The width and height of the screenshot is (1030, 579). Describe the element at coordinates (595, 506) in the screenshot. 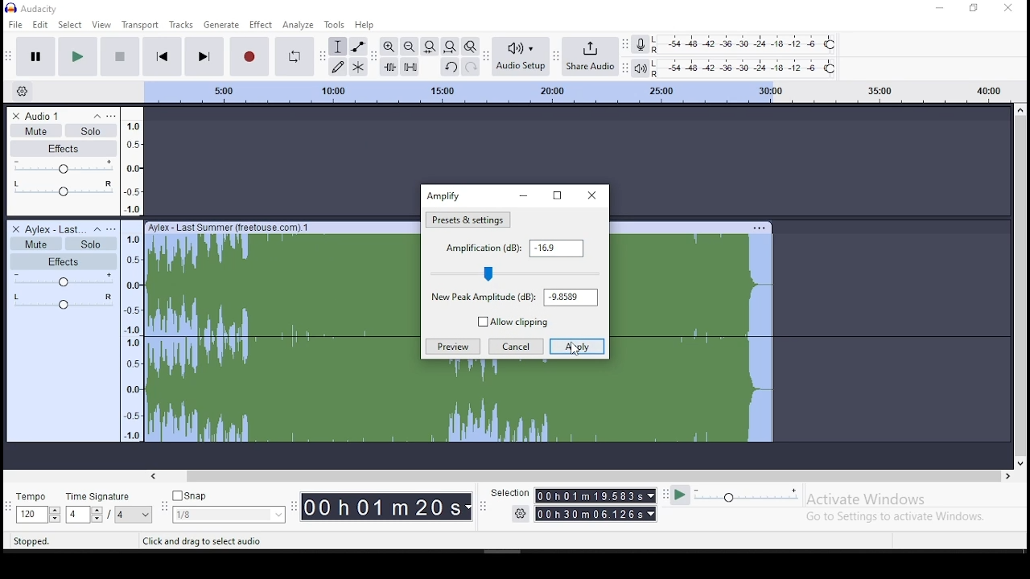

I see `time` at that location.